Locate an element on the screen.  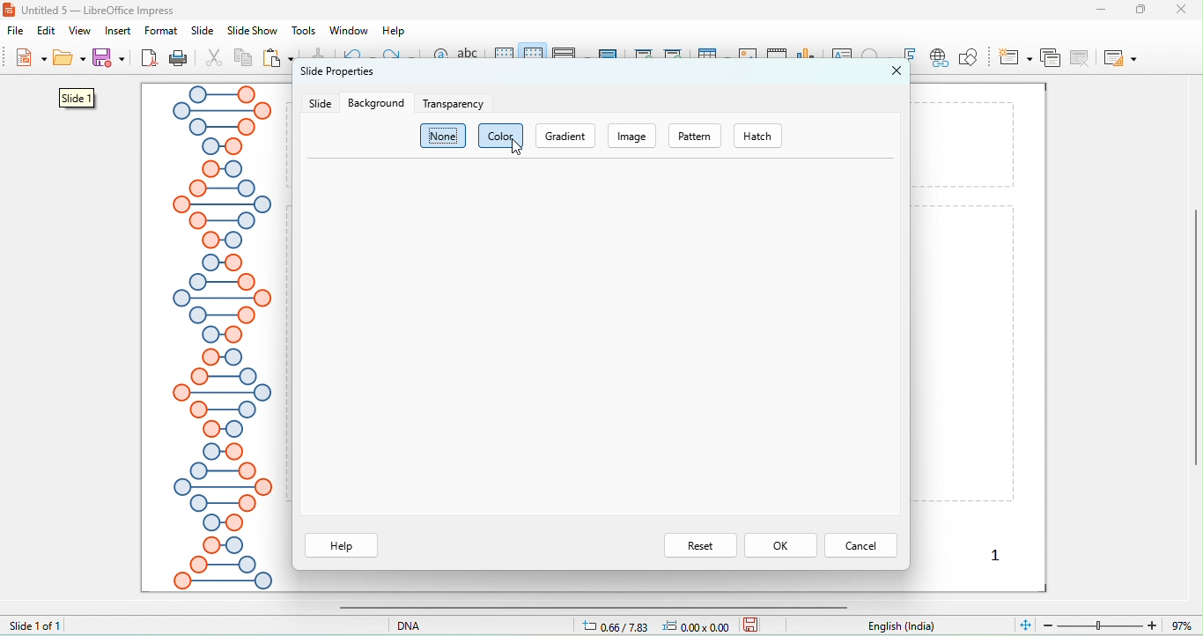
new is located at coordinates (29, 60).